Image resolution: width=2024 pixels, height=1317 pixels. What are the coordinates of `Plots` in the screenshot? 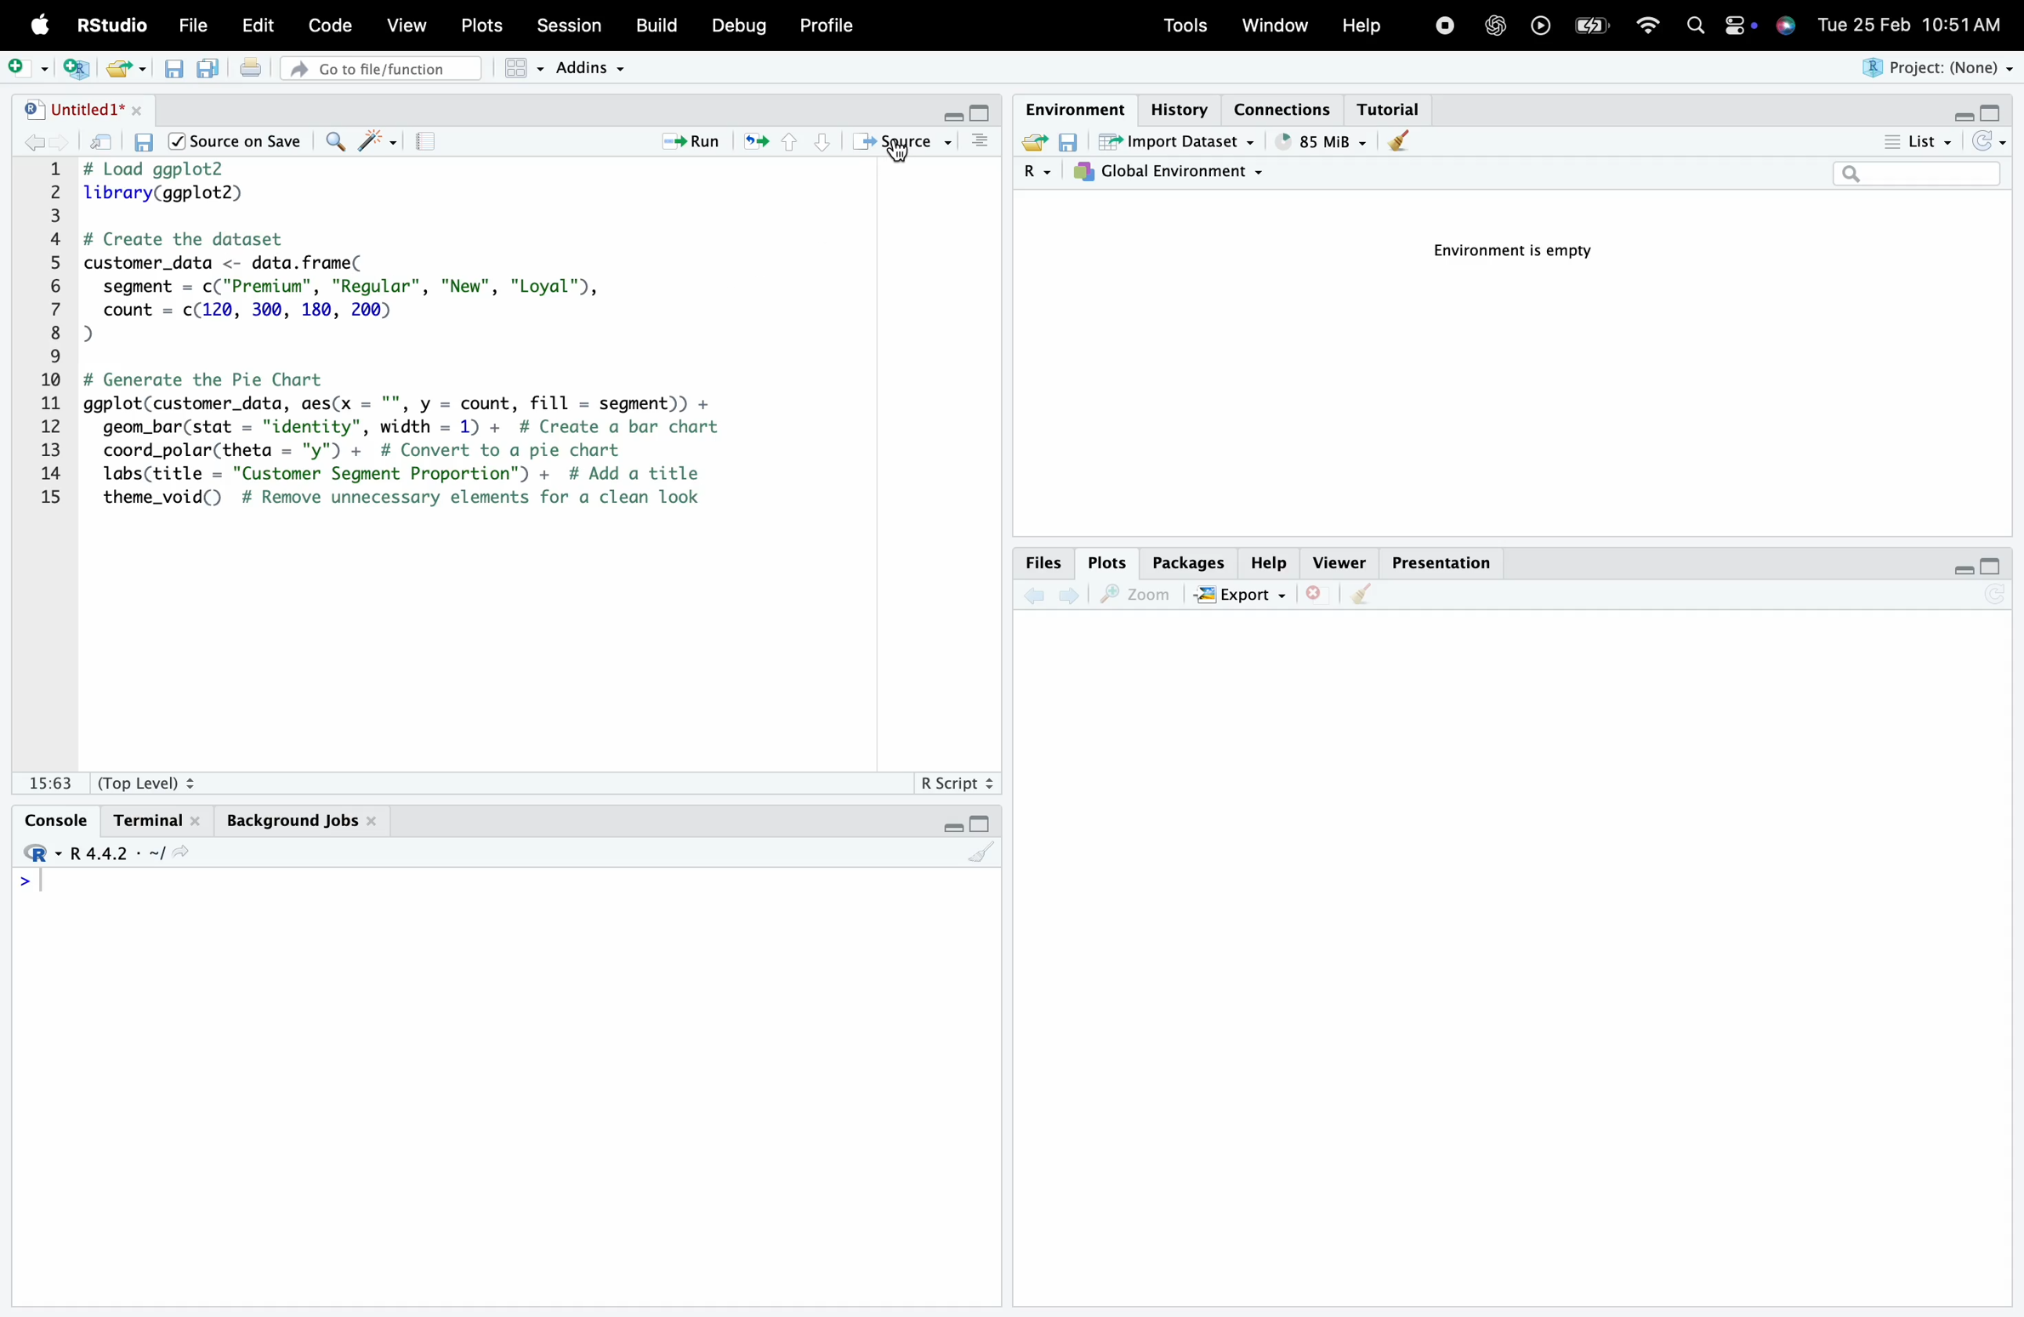 It's located at (486, 26).